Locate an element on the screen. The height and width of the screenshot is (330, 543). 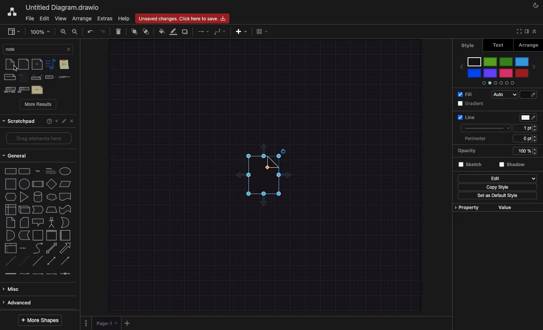
general is located at coordinates (35, 154).